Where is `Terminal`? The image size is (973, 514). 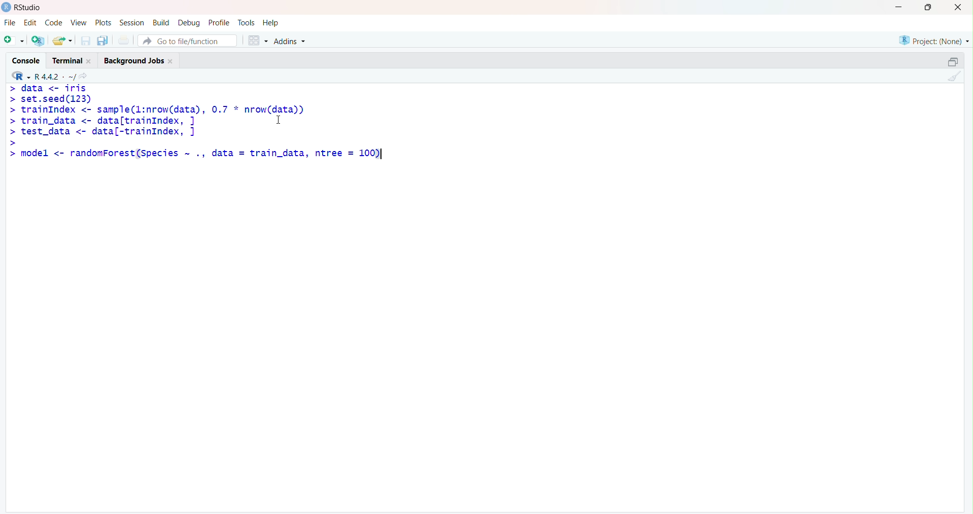 Terminal is located at coordinates (71, 59).